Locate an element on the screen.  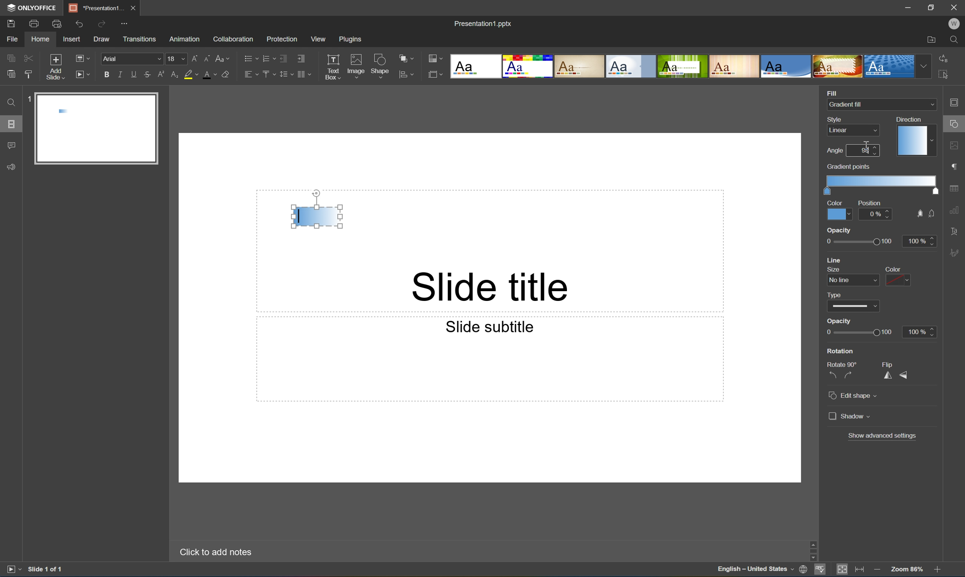
table settings is located at coordinates (955, 189).